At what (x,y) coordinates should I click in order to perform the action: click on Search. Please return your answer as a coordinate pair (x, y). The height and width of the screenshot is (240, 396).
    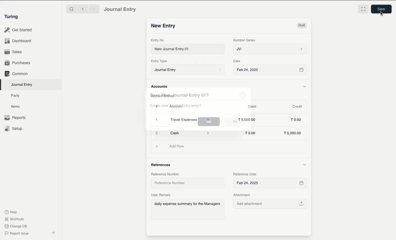
    Looking at the image, I should click on (71, 9).